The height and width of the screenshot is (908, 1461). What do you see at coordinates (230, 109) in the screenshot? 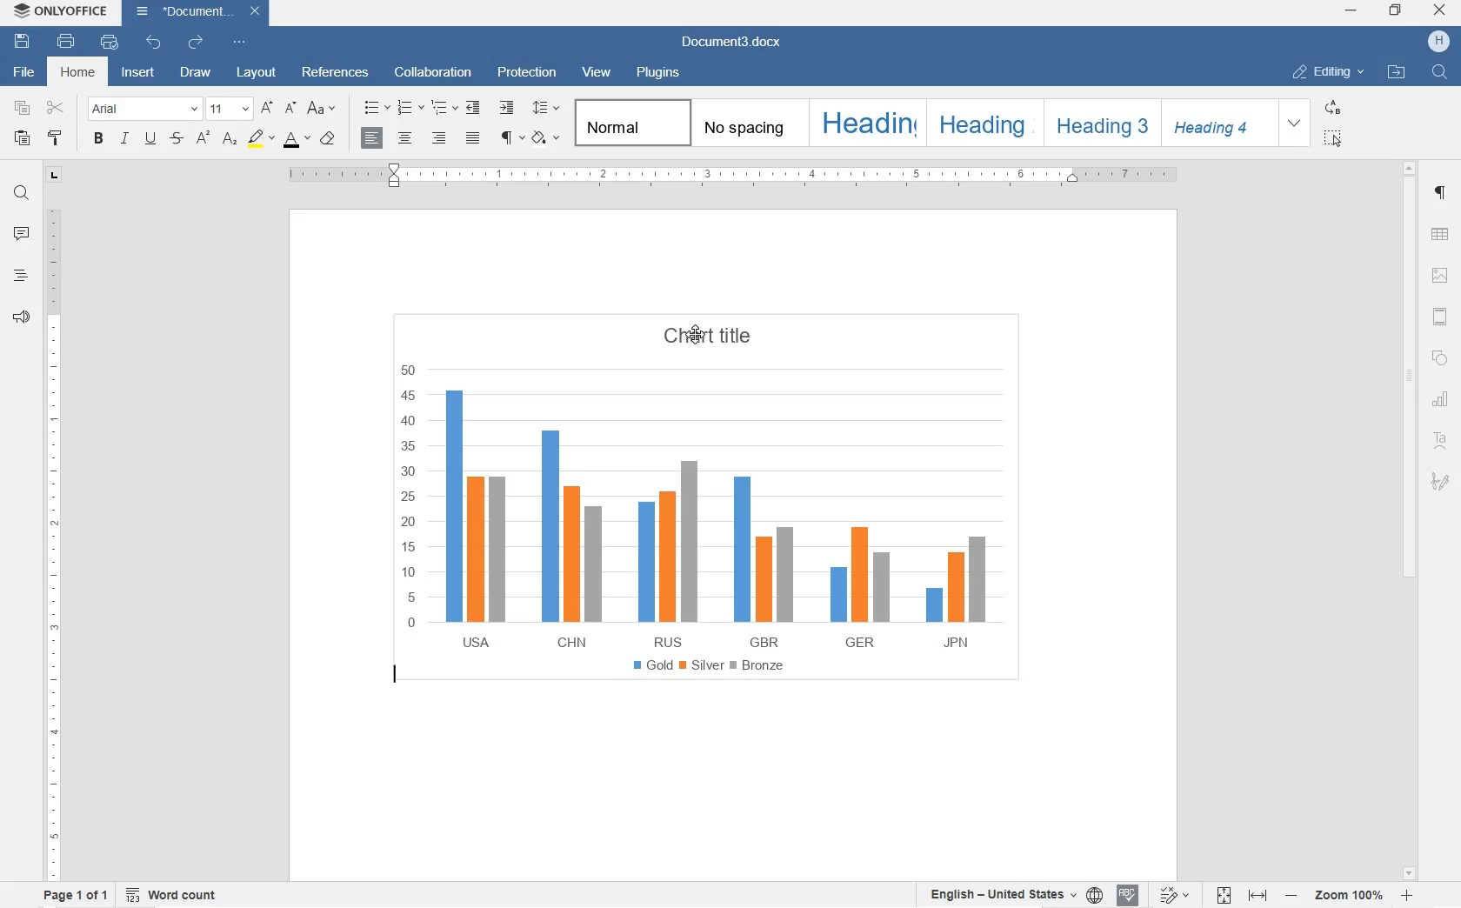
I see `FONT SIZE` at bounding box center [230, 109].